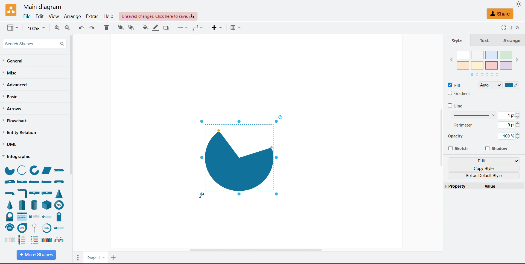 This screenshot has width=525, height=264. What do you see at coordinates (10, 144) in the screenshot?
I see `UML ` at bounding box center [10, 144].